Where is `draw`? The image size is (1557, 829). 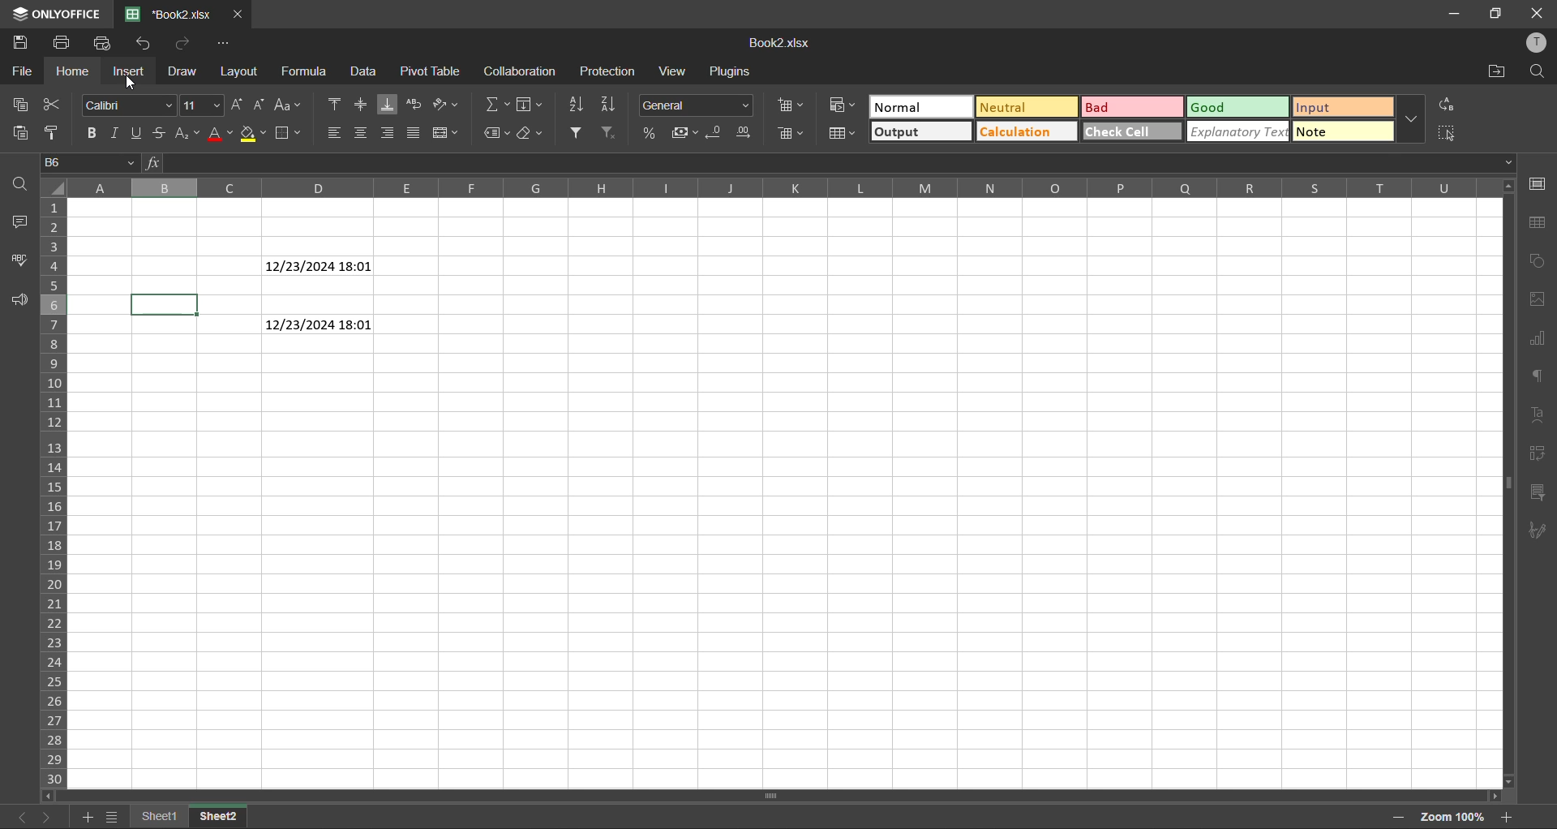 draw is located at coordinates (182, 71).